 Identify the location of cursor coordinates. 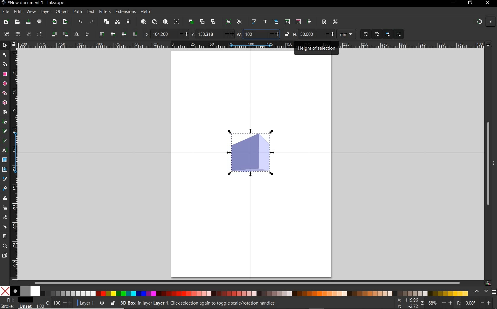
(408, 303).